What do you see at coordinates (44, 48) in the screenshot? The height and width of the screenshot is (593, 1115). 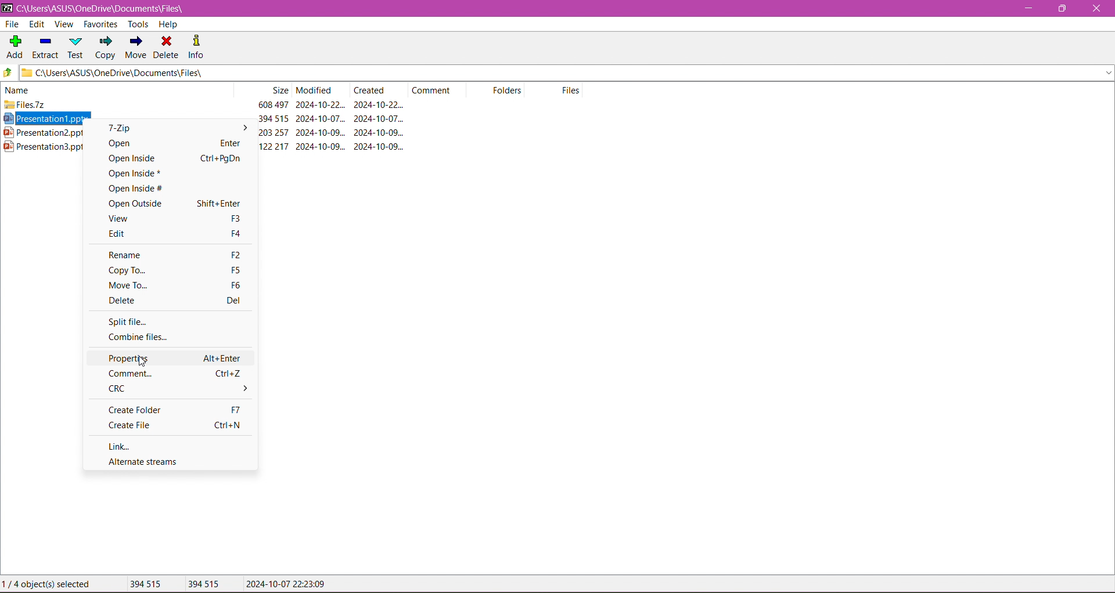 I see `Extract` at bounding box center [44, 48].